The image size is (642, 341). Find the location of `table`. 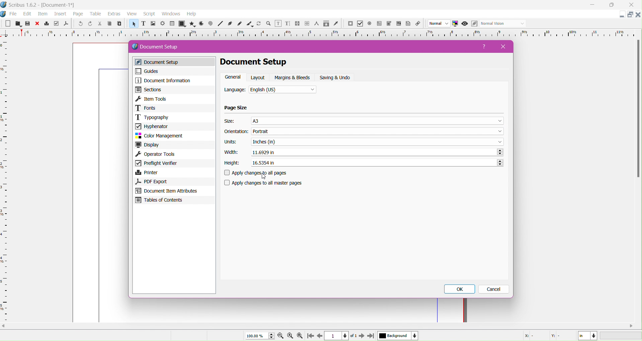

table is located at coordinates (172, 24).